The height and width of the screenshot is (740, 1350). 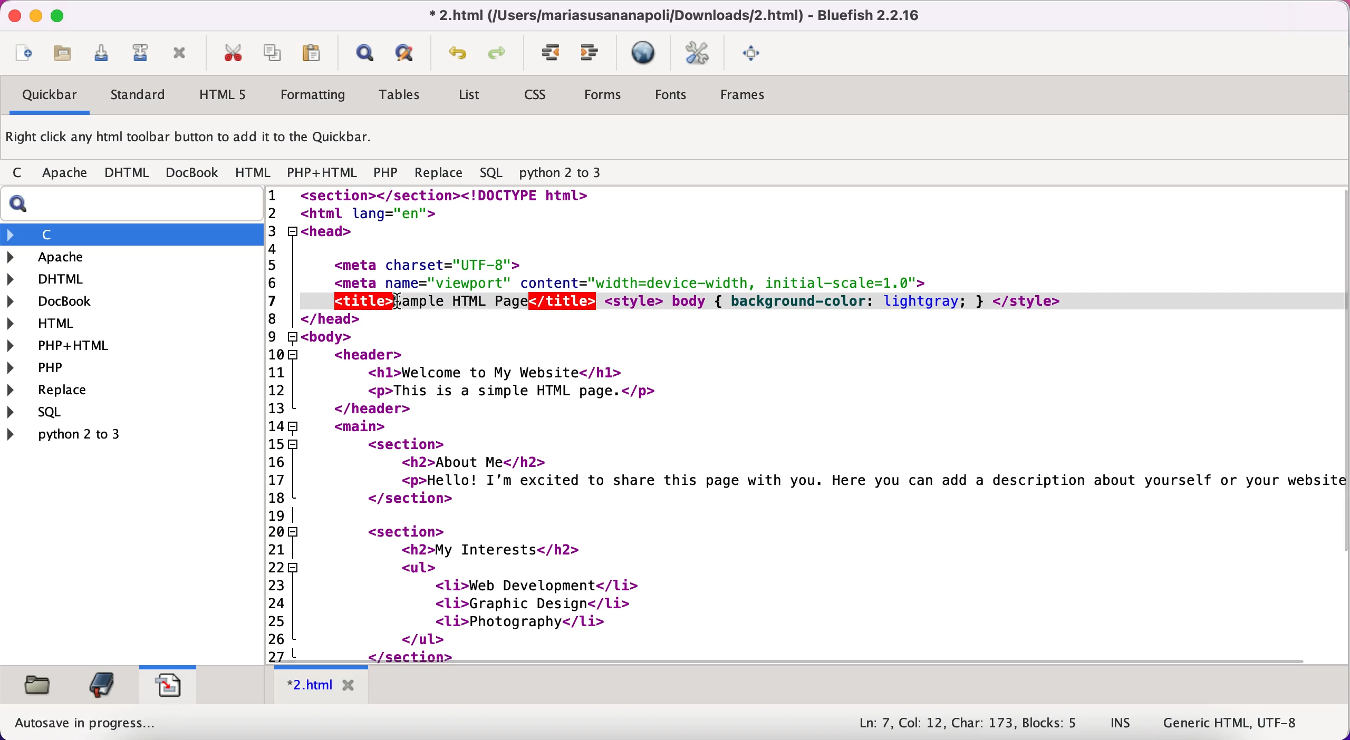 What do you see at coordinates (605, 98) in the screenshot?
I see `forms` at bounding box center [605, 98].